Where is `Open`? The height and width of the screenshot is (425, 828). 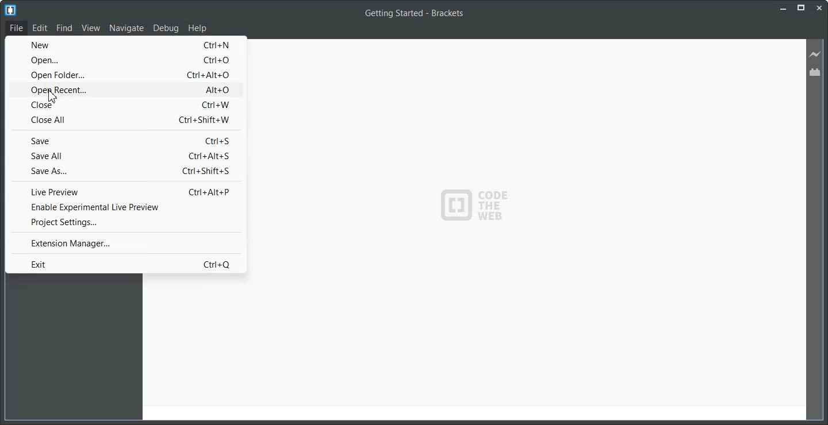
Open is located at coordinates (124, 59).